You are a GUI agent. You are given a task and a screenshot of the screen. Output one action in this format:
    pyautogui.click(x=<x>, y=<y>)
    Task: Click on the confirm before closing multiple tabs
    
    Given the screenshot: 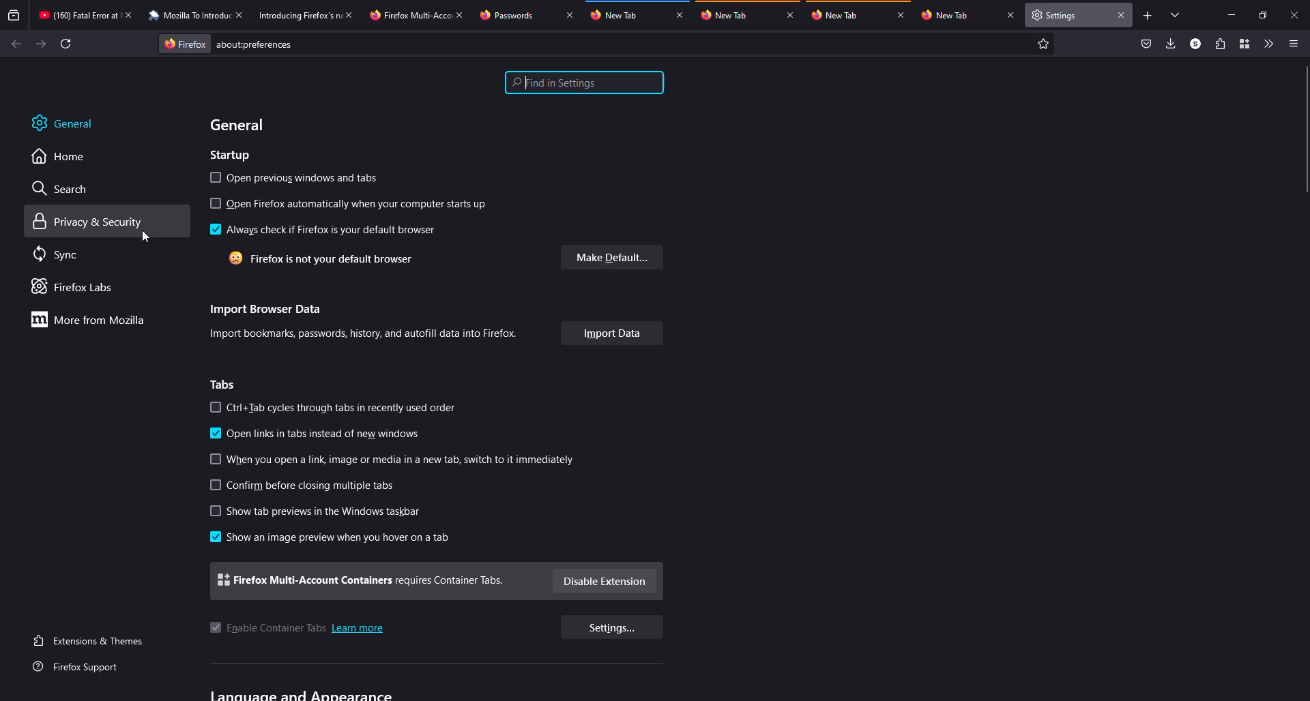 What is the action you would take?
    pyautogui.click(x=317, y=486)
    